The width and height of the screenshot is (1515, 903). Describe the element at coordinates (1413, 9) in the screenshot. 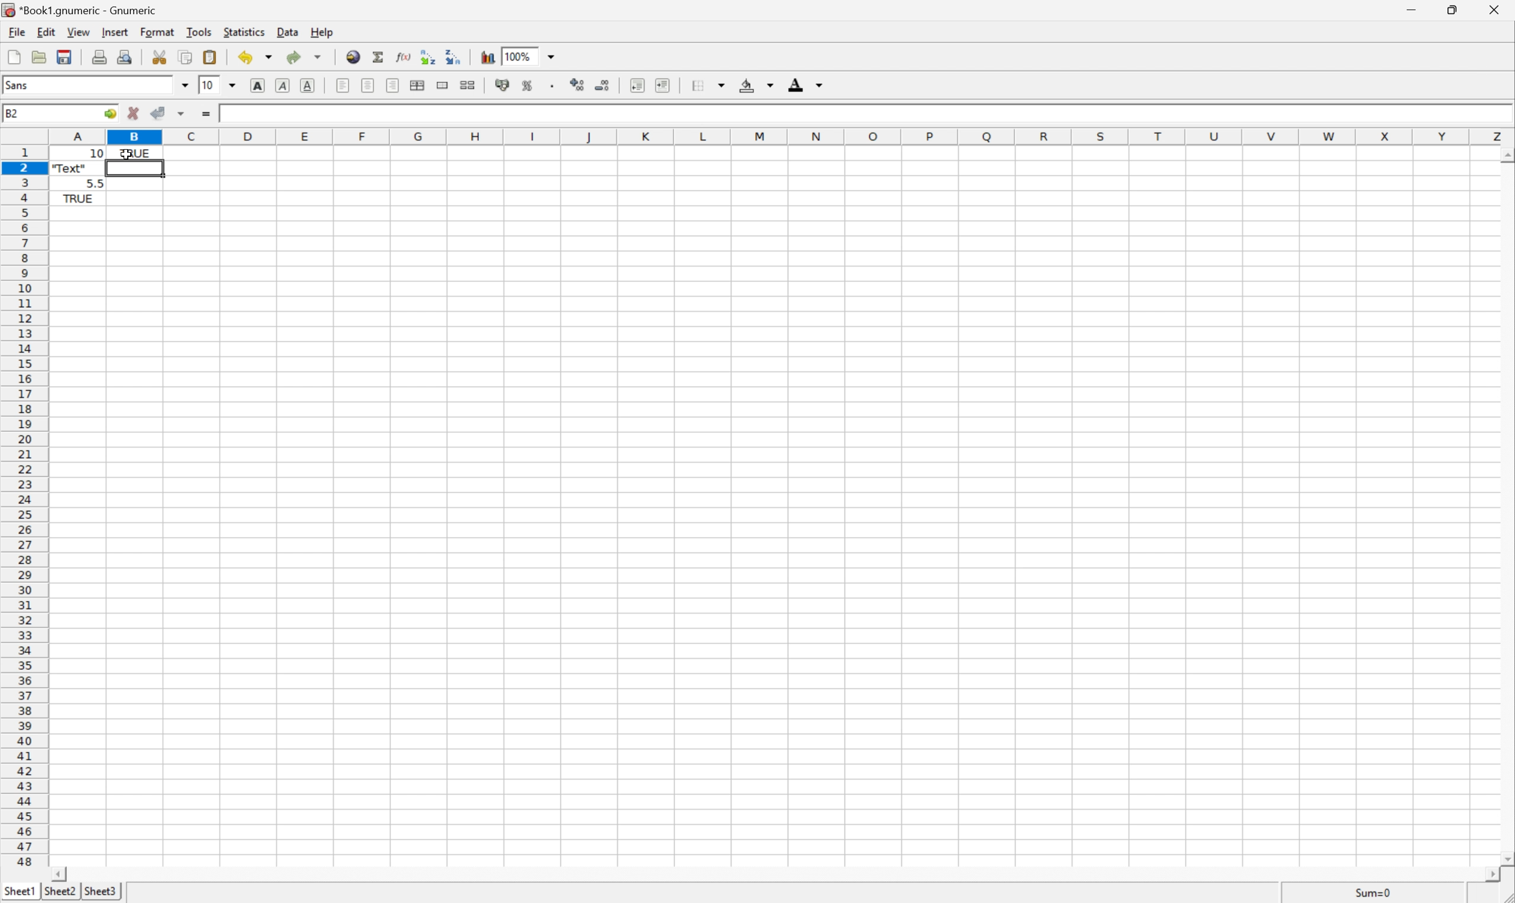

I see `Minimize` at that location.